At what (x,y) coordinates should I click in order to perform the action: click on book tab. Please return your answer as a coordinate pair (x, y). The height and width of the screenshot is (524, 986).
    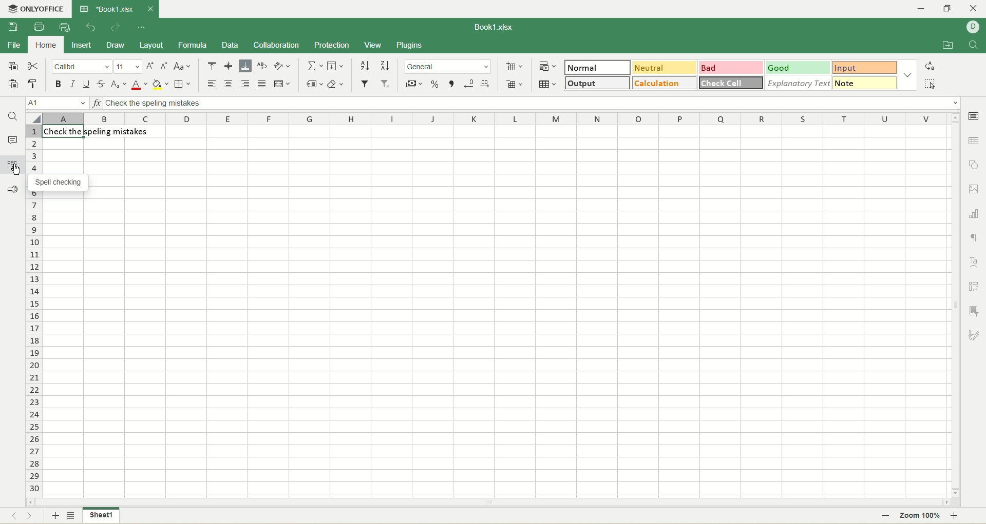
    Looking at the image, I should click on (107, 10).